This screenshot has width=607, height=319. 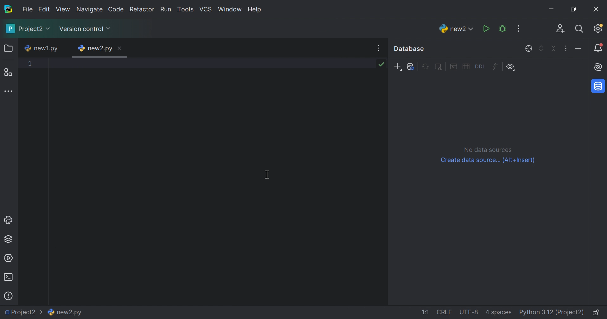 I want to click on Search everywhere, so click(x=580, y=29).